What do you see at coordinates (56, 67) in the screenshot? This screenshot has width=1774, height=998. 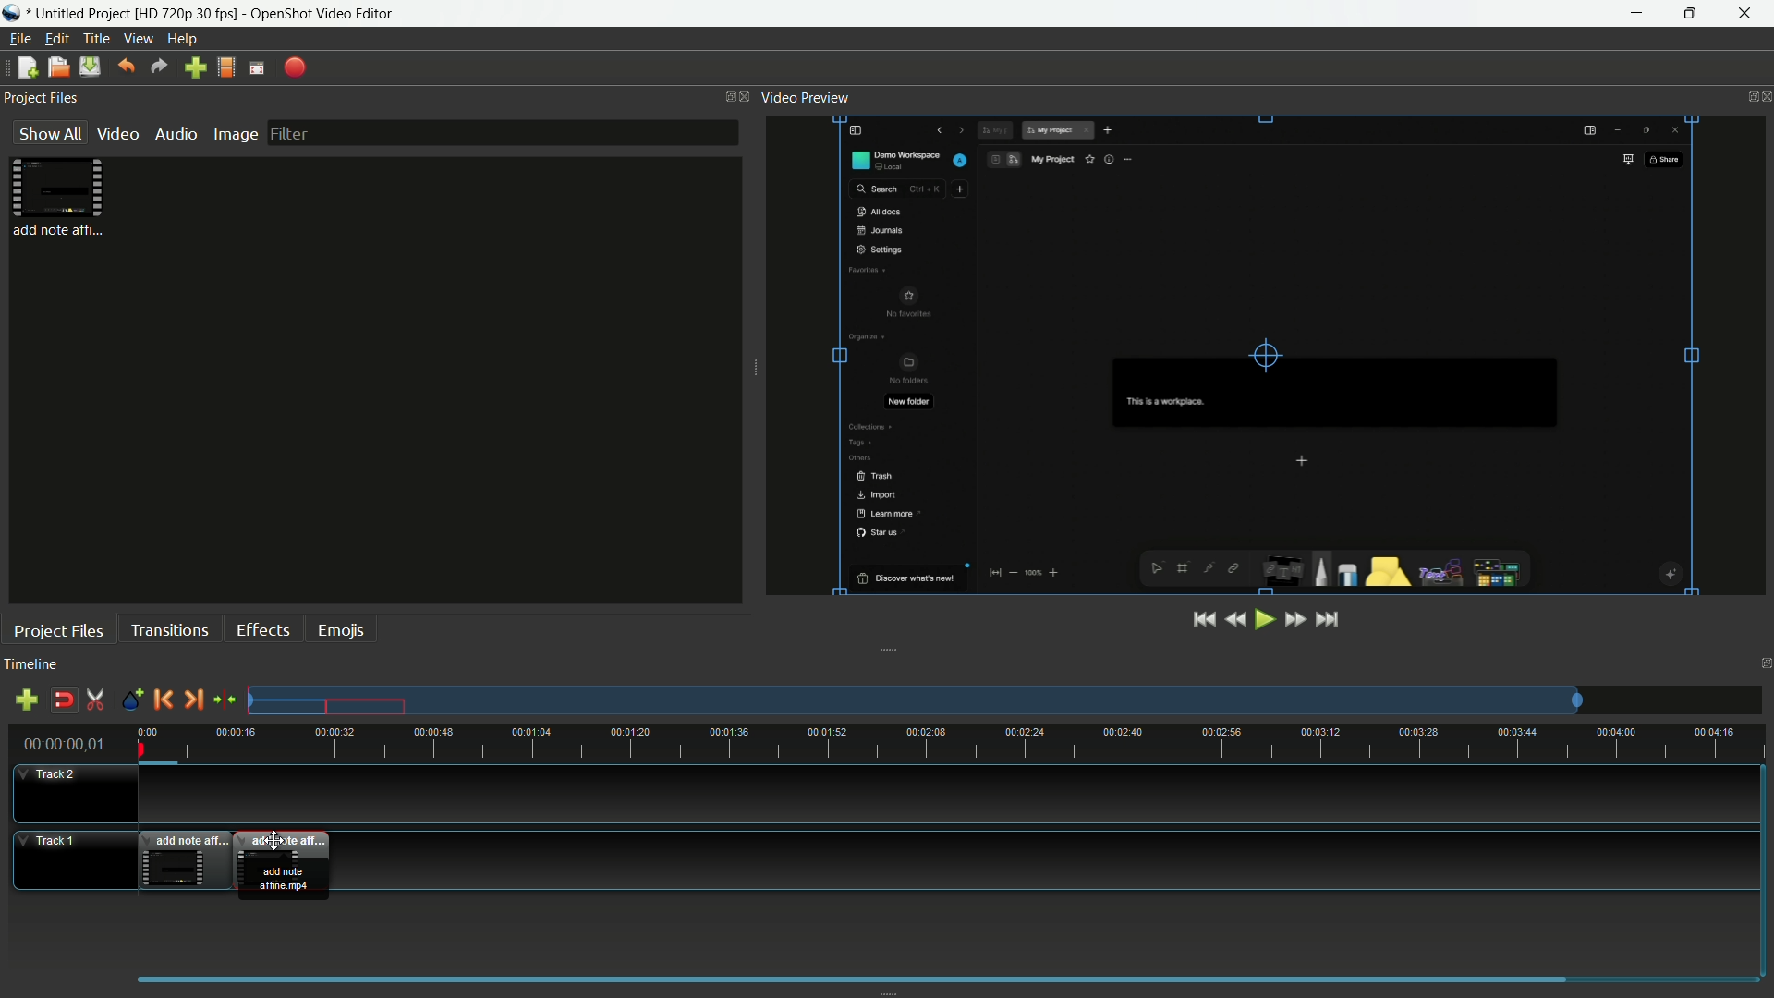 I see `open file` at bounding box center [56, 67].